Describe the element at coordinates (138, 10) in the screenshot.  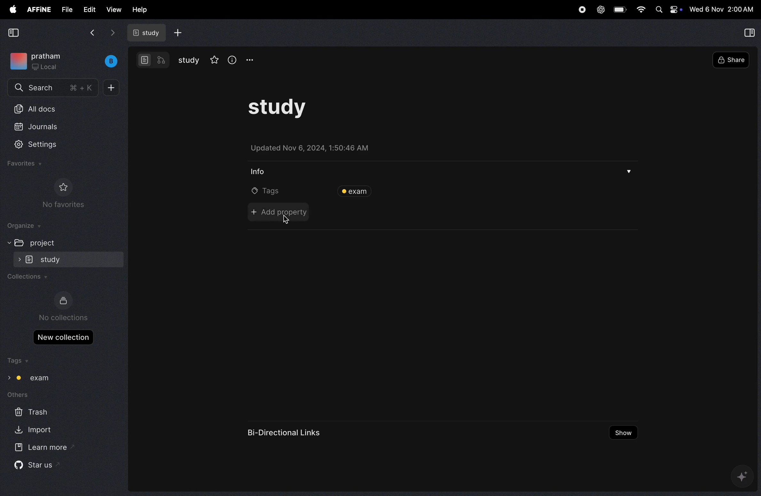
I see `help` at that location.